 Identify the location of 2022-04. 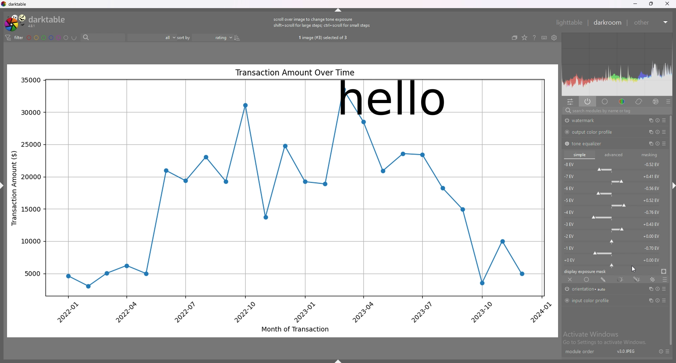
(126, 312).